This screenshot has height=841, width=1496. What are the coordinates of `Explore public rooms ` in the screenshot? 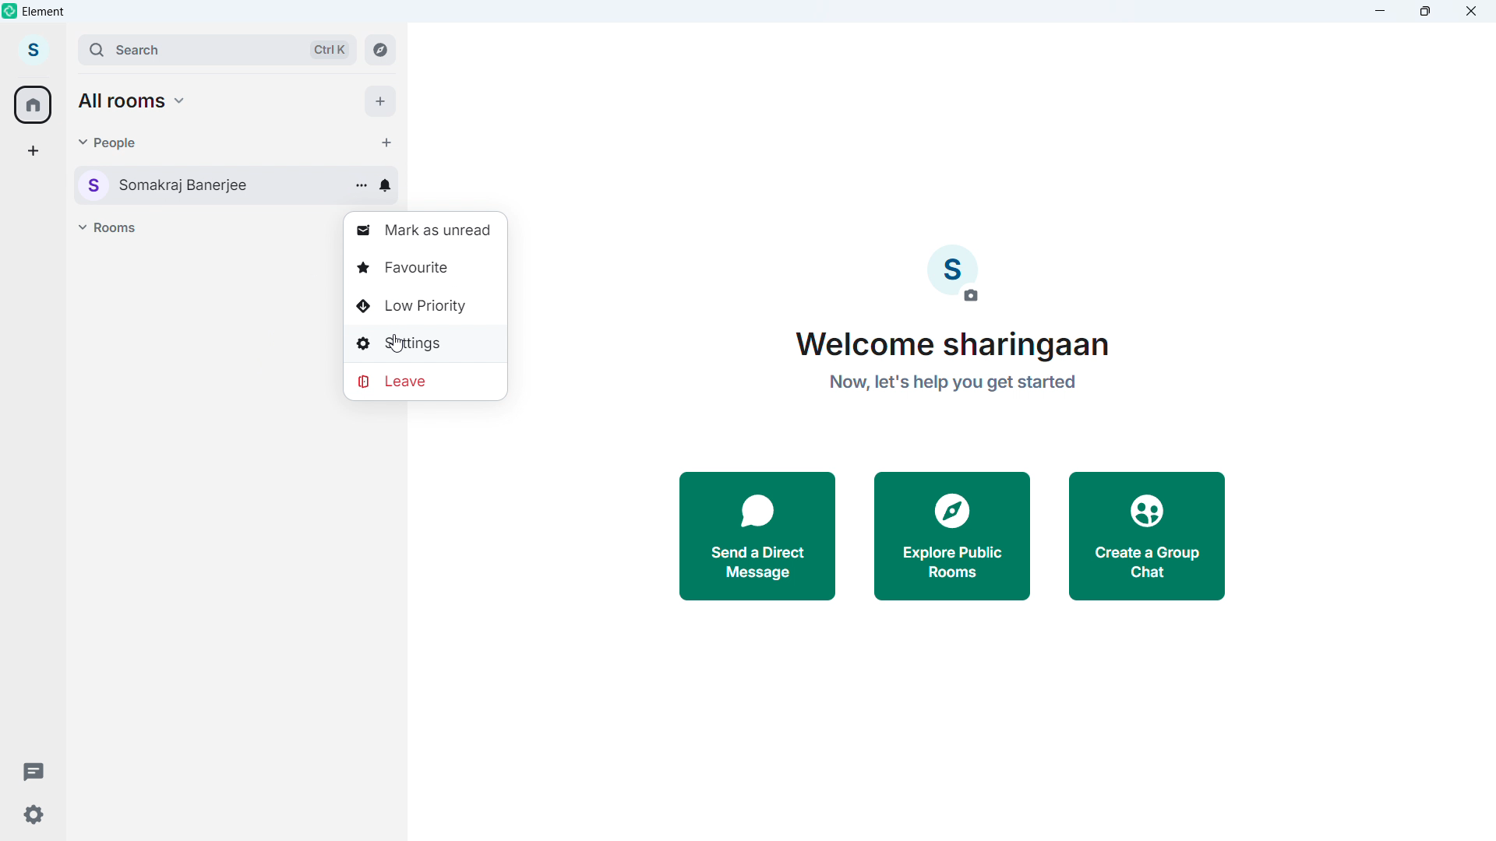 It's located at (951, 538).